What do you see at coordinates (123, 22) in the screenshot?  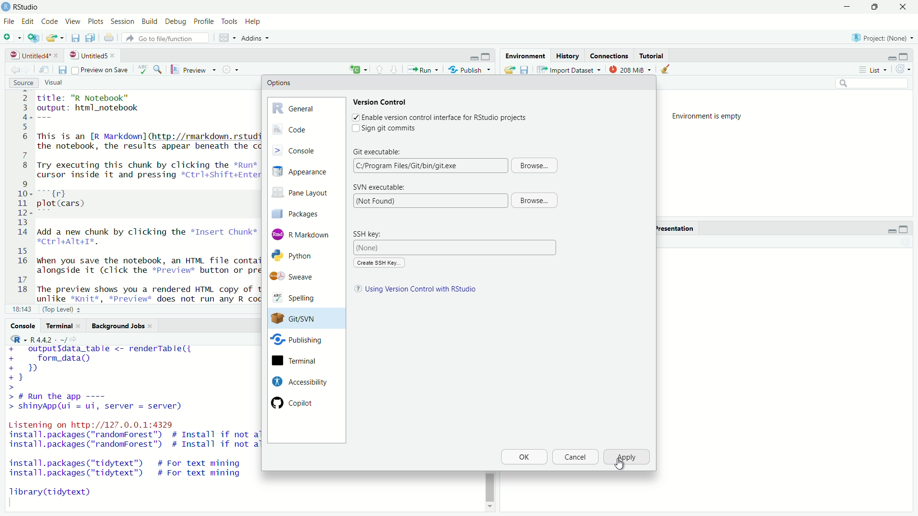 I see `Session` at bounding box center [123, 22].